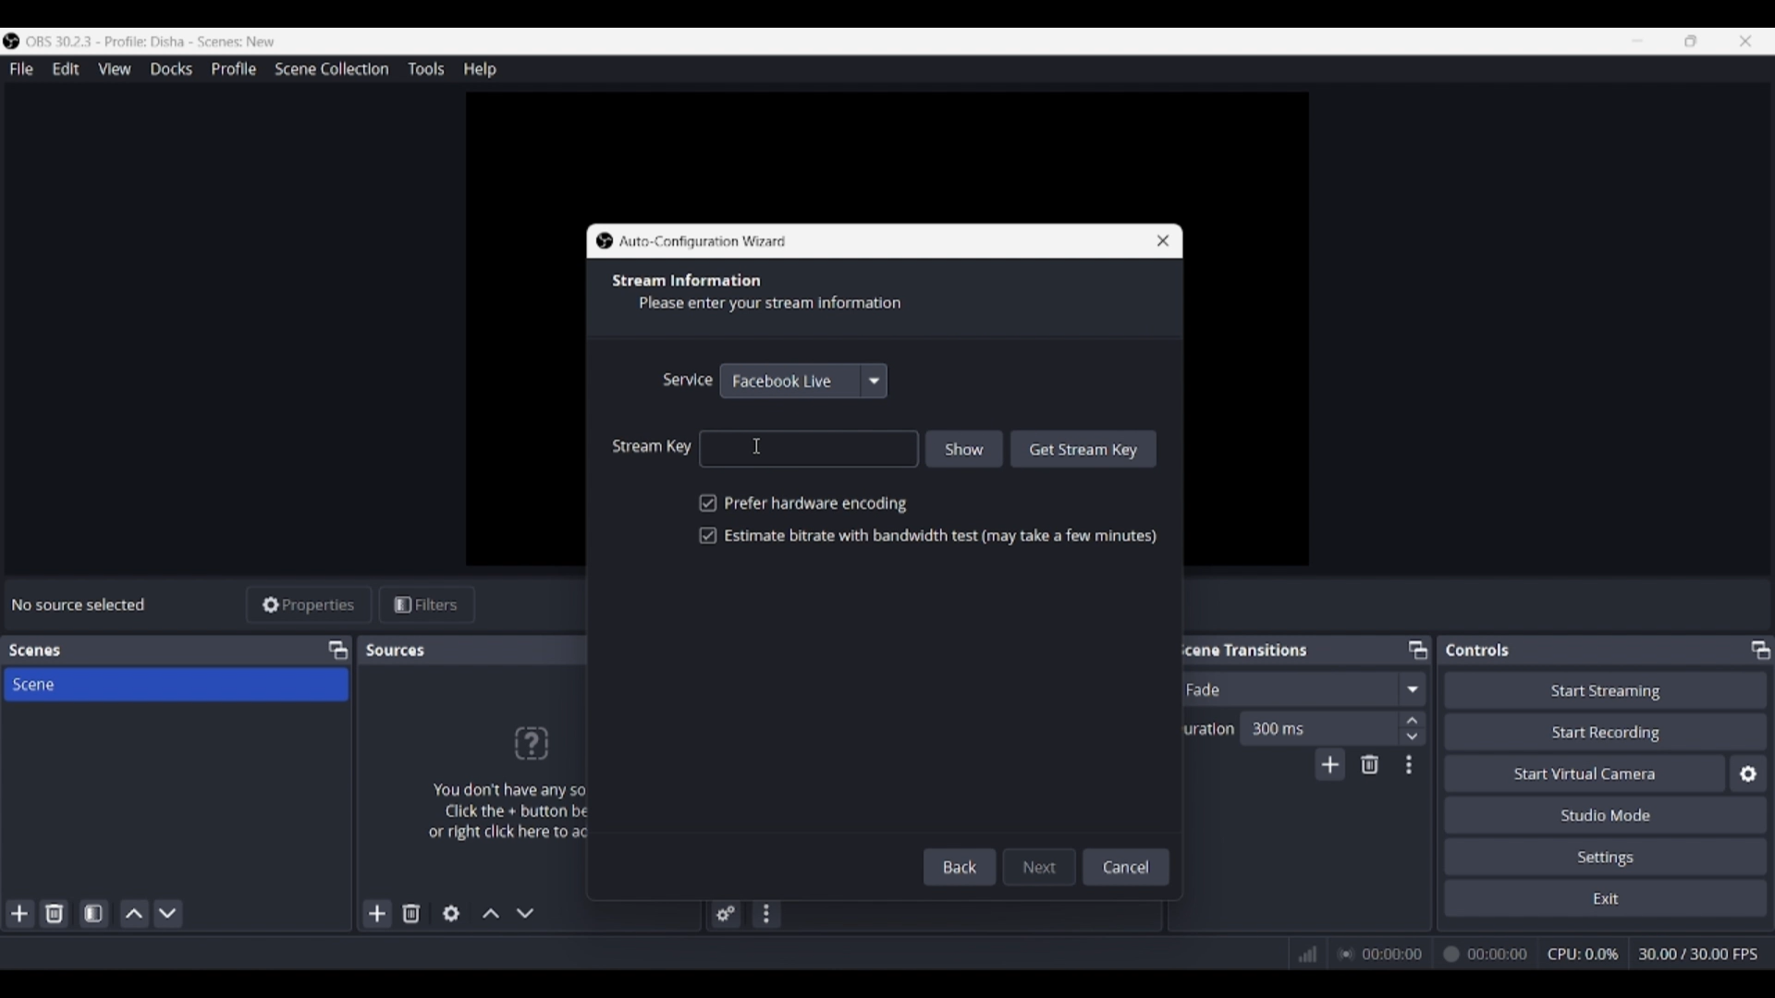 This screenshot has width=1775, height=998. What do you see at coordinates (1606, 897) in the screenshot?
I see `Exit` at bounding box center [1606, 897].